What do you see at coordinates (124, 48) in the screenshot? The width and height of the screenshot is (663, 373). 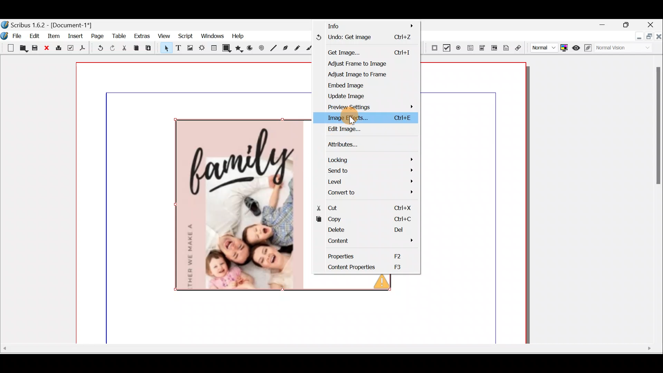 I see `Cut` at bounding box center [124, 48].